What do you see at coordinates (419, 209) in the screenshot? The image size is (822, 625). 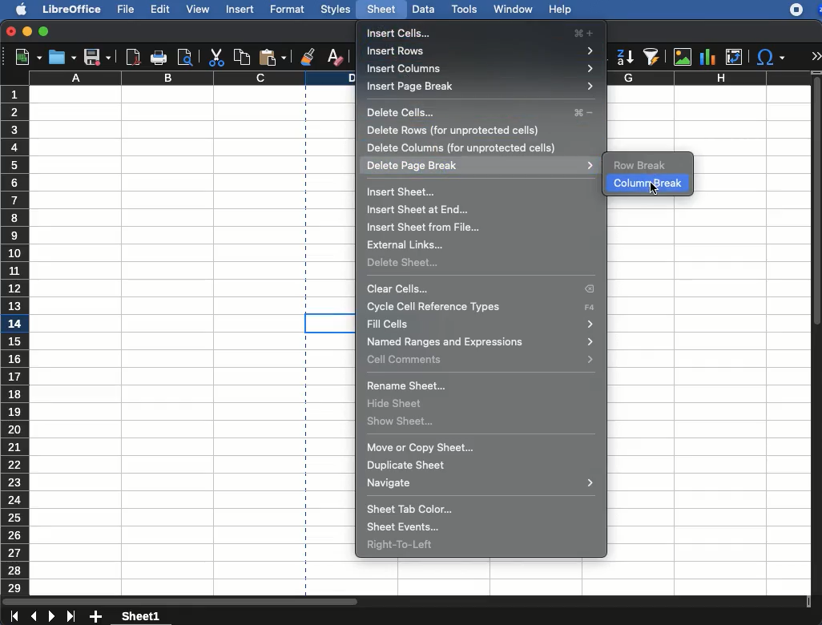 I see `insert sheet at end` at bounding box center [419, 209].